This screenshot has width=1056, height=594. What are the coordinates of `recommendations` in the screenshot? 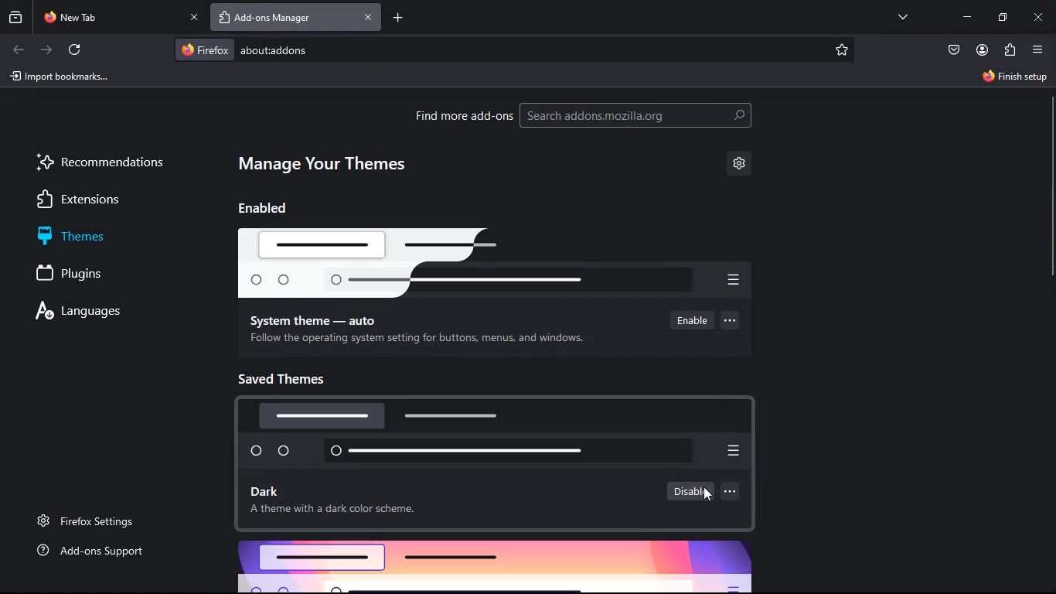 It's located at (103, 162).